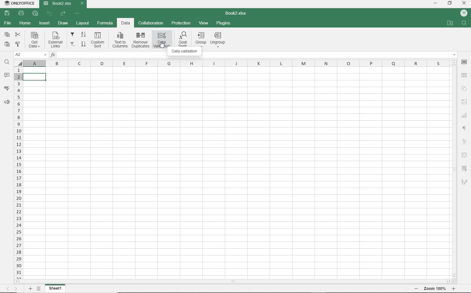 Image resolution: width=471 pixels, height=293 pixels. What do you see at coordinates (98, 40) in the screenshot?
I see `custom sort` at bounding box center [98, 40].